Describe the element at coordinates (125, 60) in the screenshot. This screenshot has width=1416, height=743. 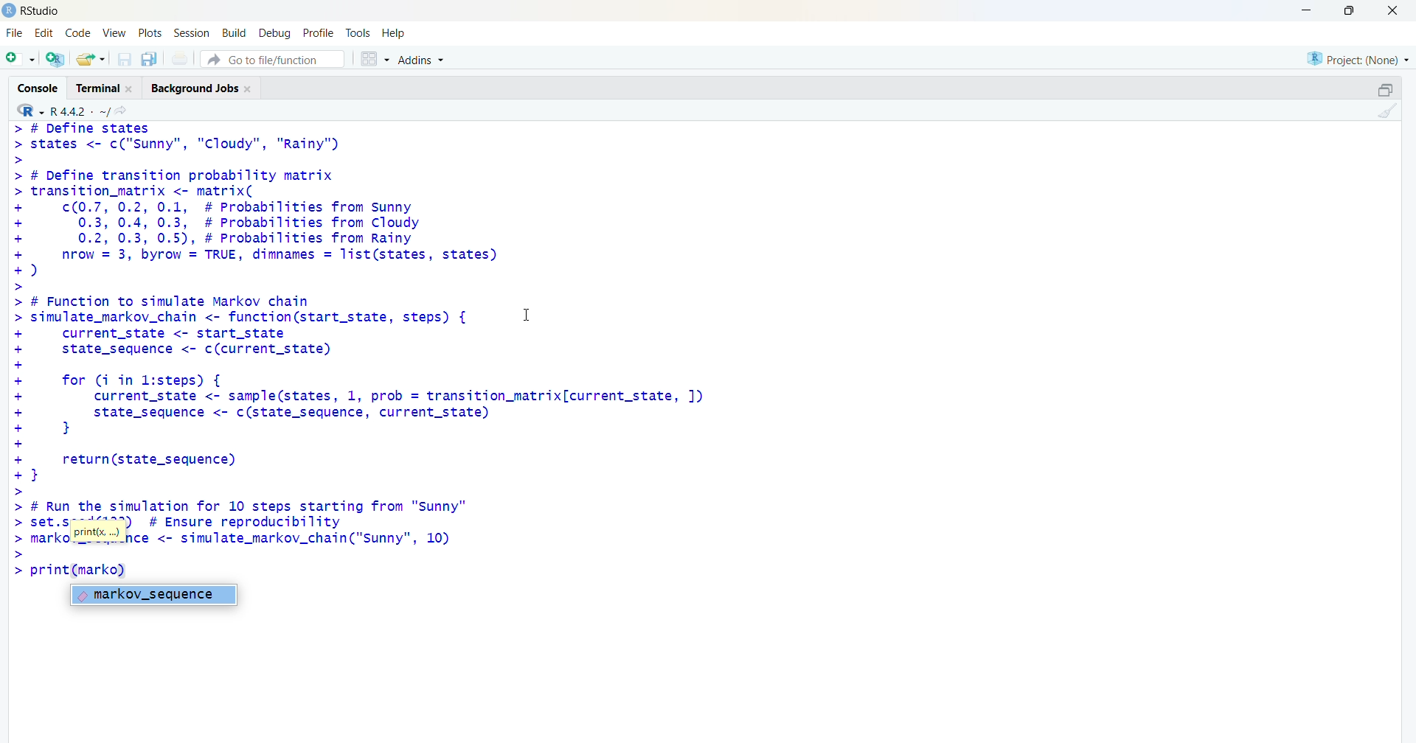
I see `save current document` at that location.